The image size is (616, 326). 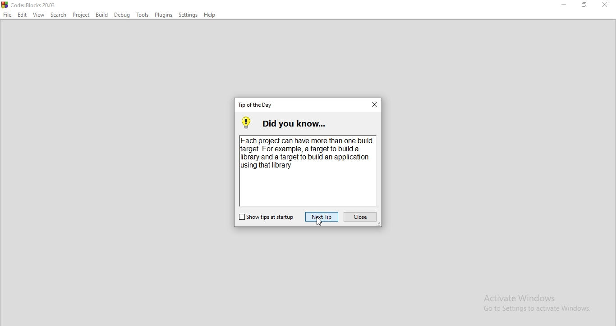 I want to click on close, so click(x=372, y=105).